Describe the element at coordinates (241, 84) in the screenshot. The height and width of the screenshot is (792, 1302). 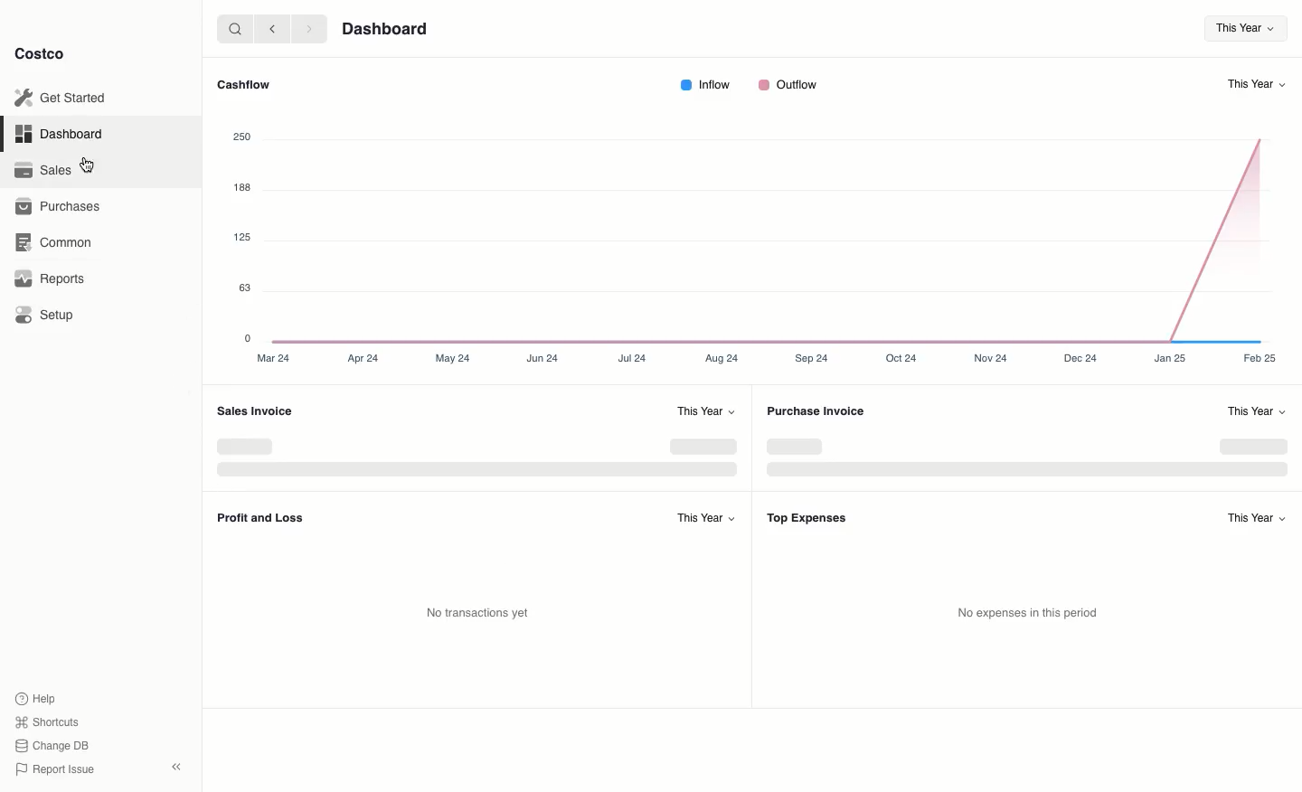
I see `Cashflow` at that location.